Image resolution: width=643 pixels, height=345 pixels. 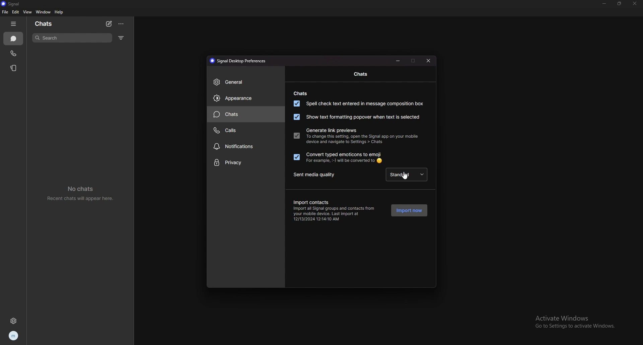 I want to click on close, so click(x=634, y=4).